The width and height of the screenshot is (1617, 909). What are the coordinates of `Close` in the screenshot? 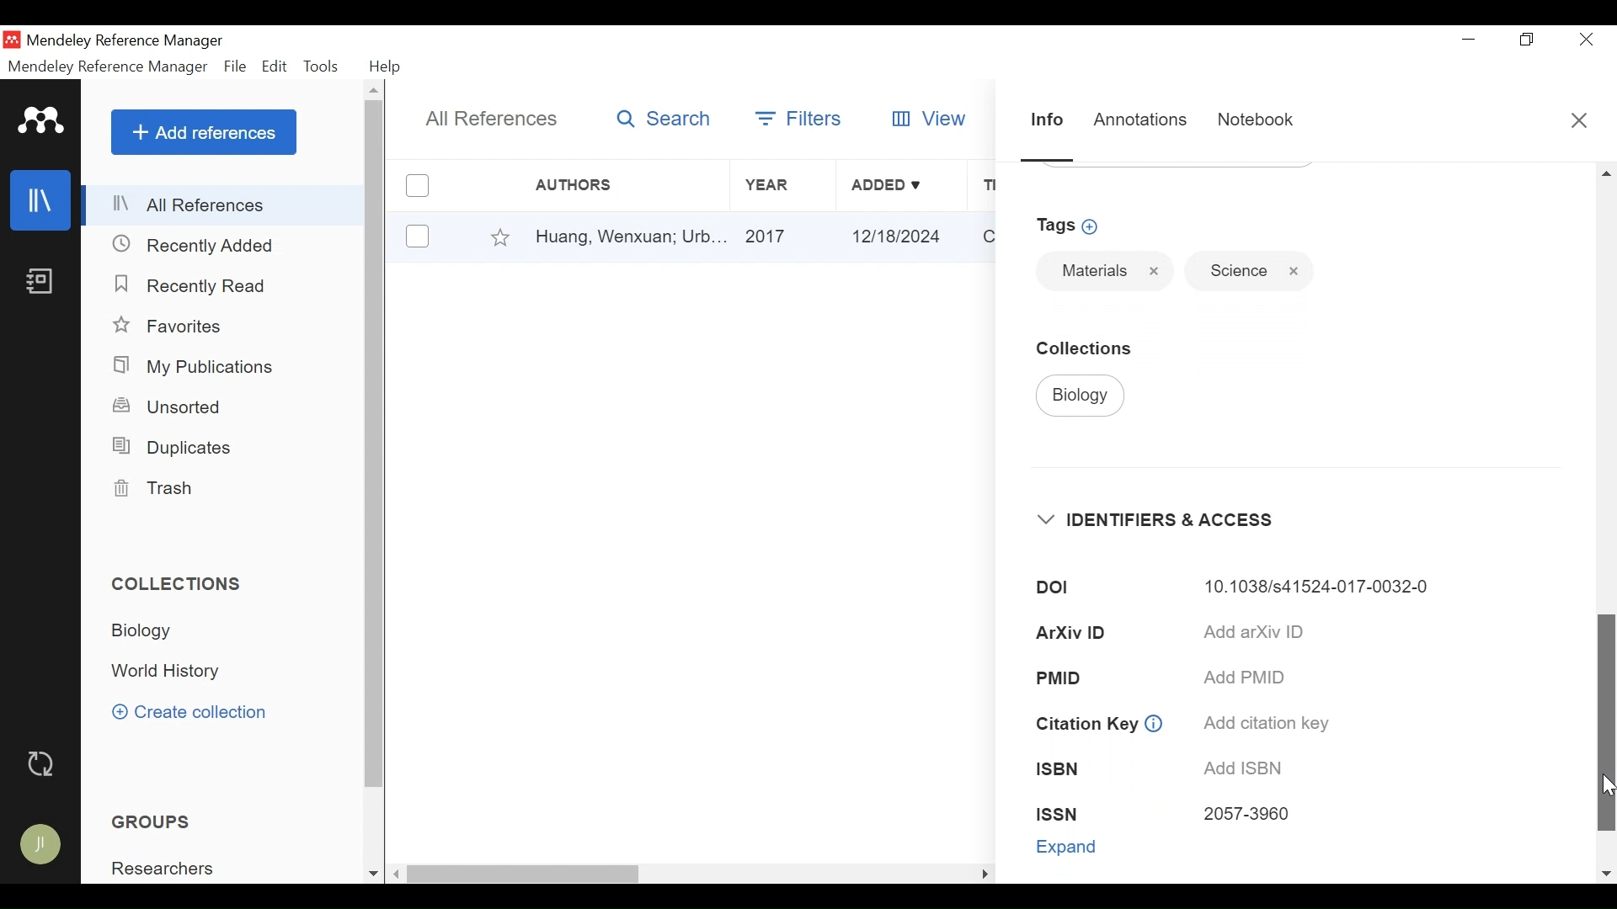 It's located at (1586, 39).